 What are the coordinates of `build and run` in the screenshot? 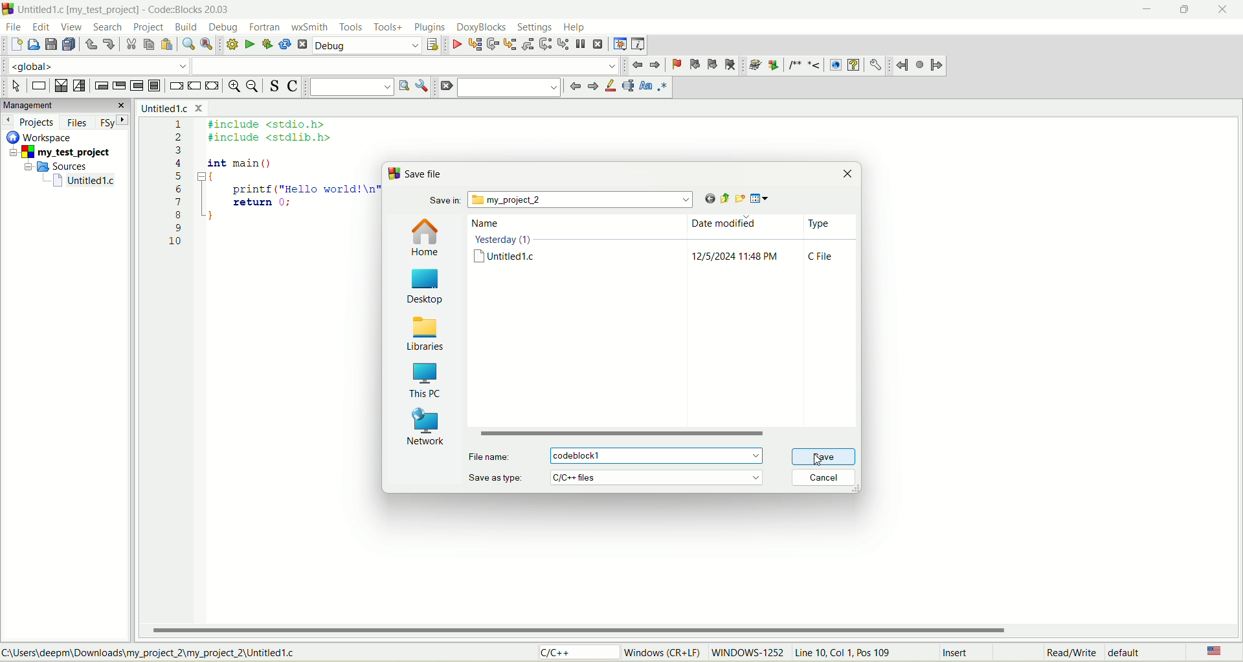 It's located at (268, 45).